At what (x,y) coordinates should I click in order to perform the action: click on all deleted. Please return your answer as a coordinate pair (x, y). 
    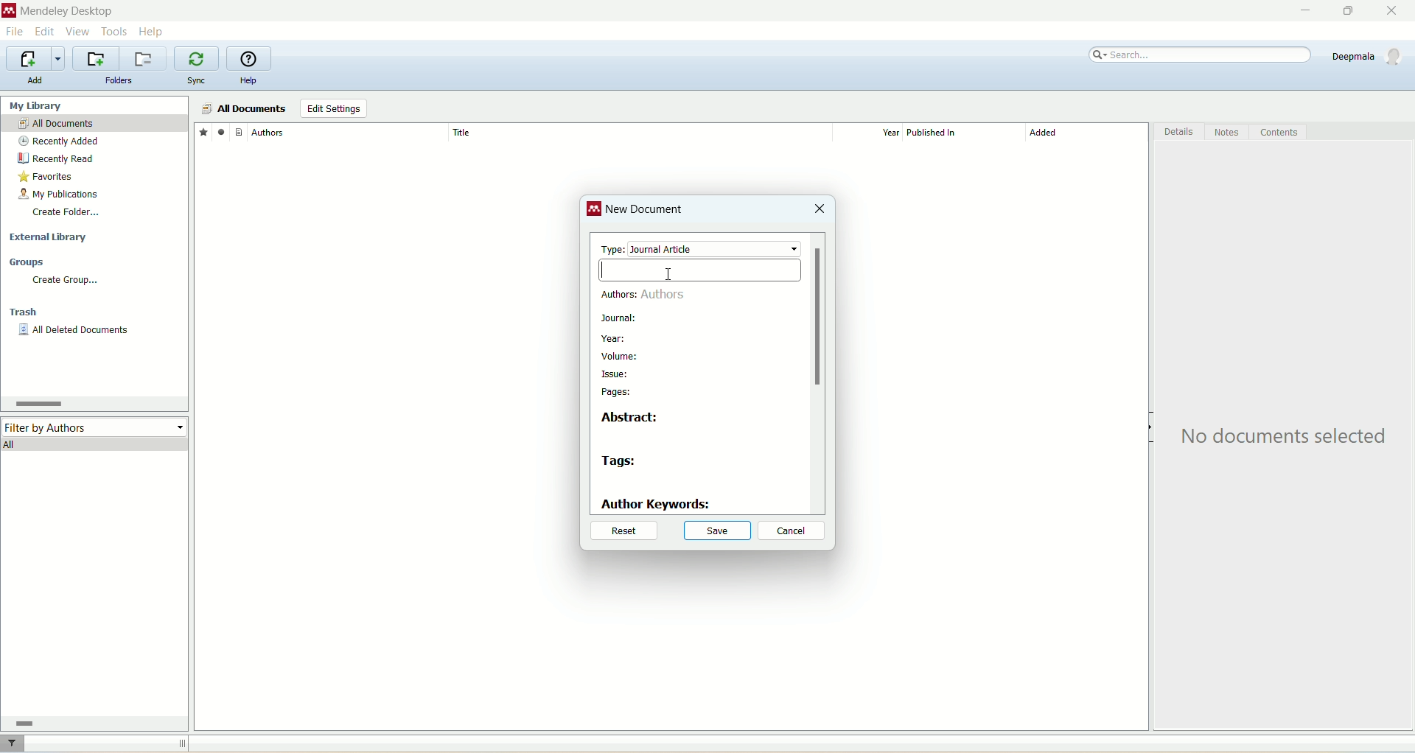
    Looking at the image, I should click on (74, 332).